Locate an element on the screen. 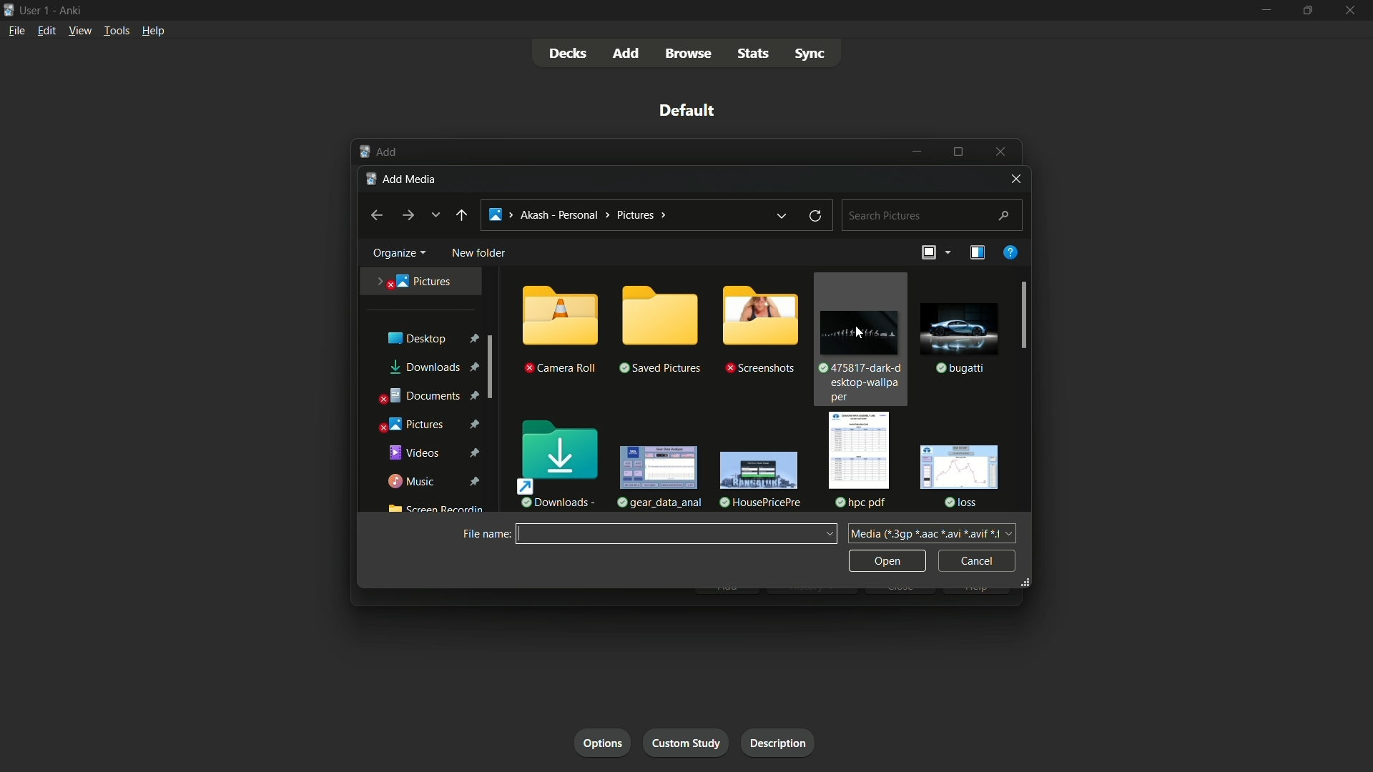 Image resolution: width=1373 pixels, height=772 pixels. show the preview pane is located at coordinates (973, 252).